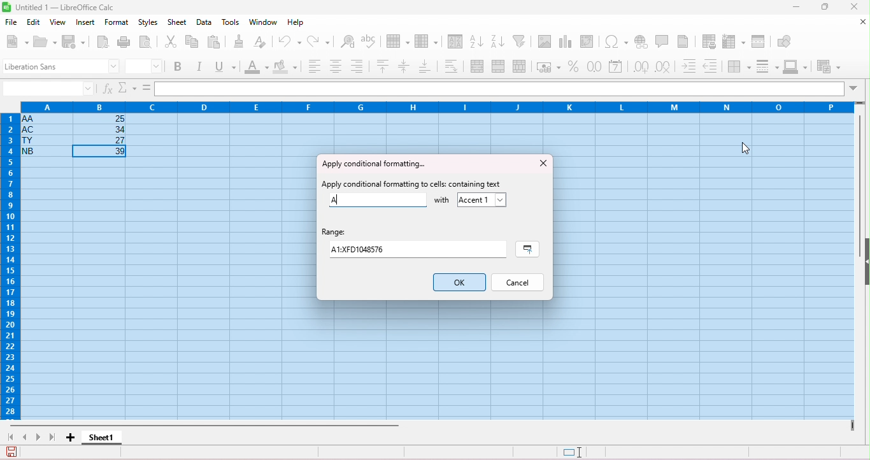  Describe the element at coordinates (11, 22) in the screenshot. I see `file` at that location.